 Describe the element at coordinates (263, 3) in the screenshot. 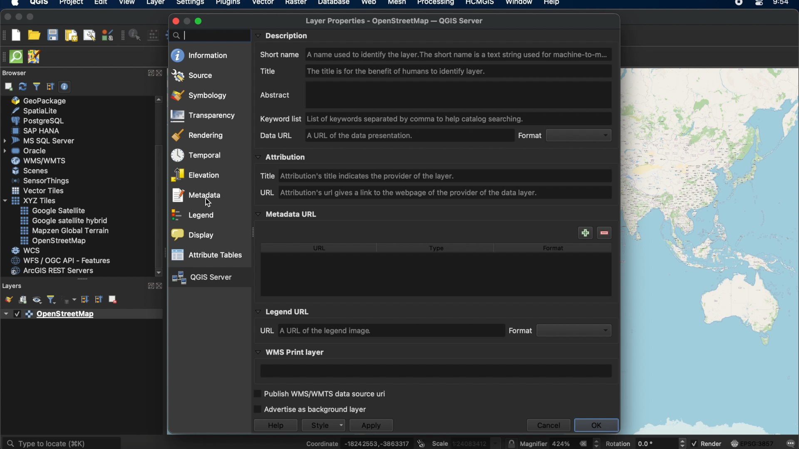

I see `vector` at that location.